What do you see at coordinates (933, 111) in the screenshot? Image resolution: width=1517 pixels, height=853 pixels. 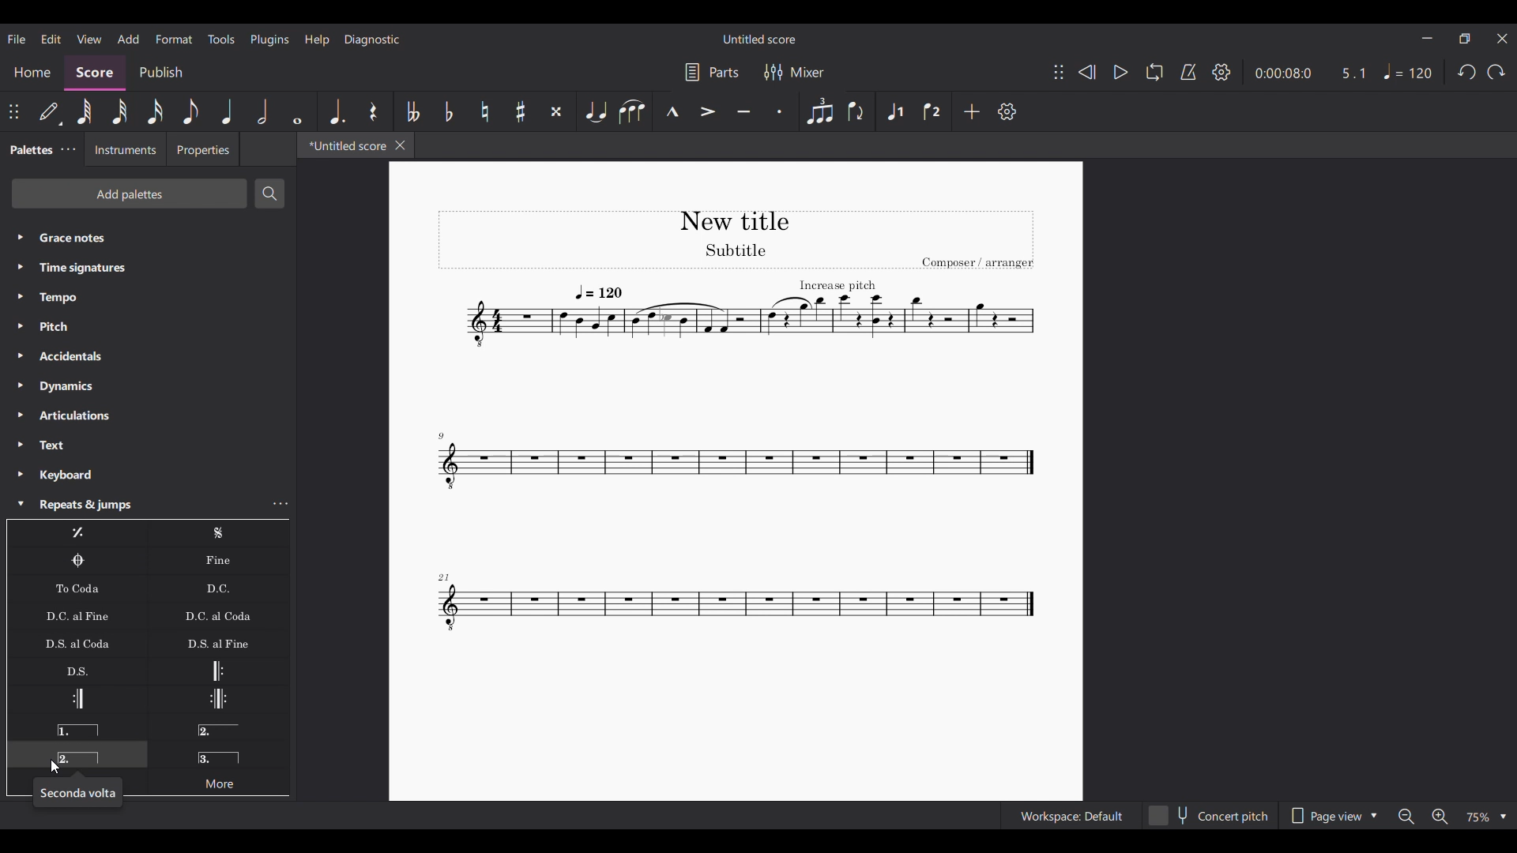 I see `Voice 2` at bounding box center [933, 111].